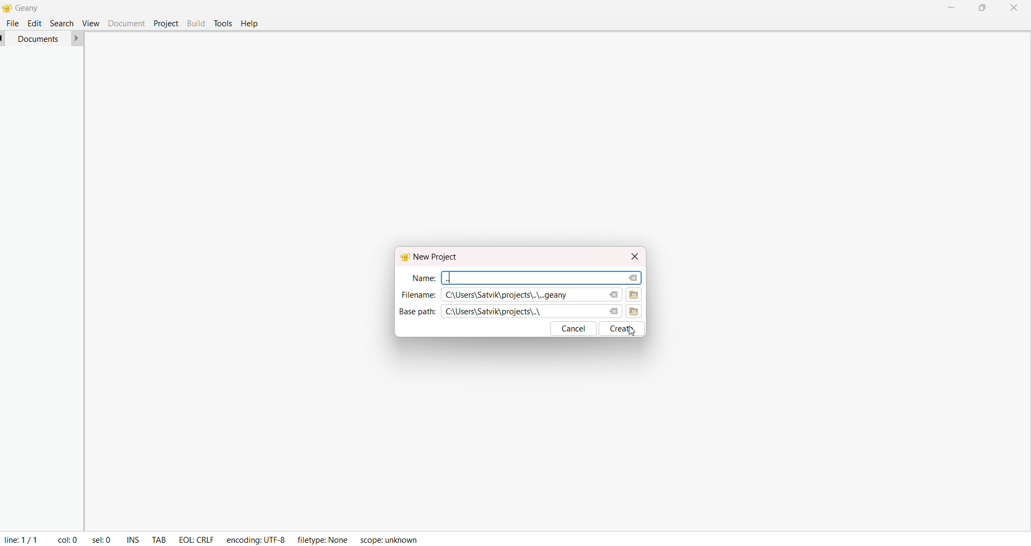 This screenshot has width=1031, height=546. Describe the element at coordinates (3, 38) in the screenshot. I see `back` at that location.